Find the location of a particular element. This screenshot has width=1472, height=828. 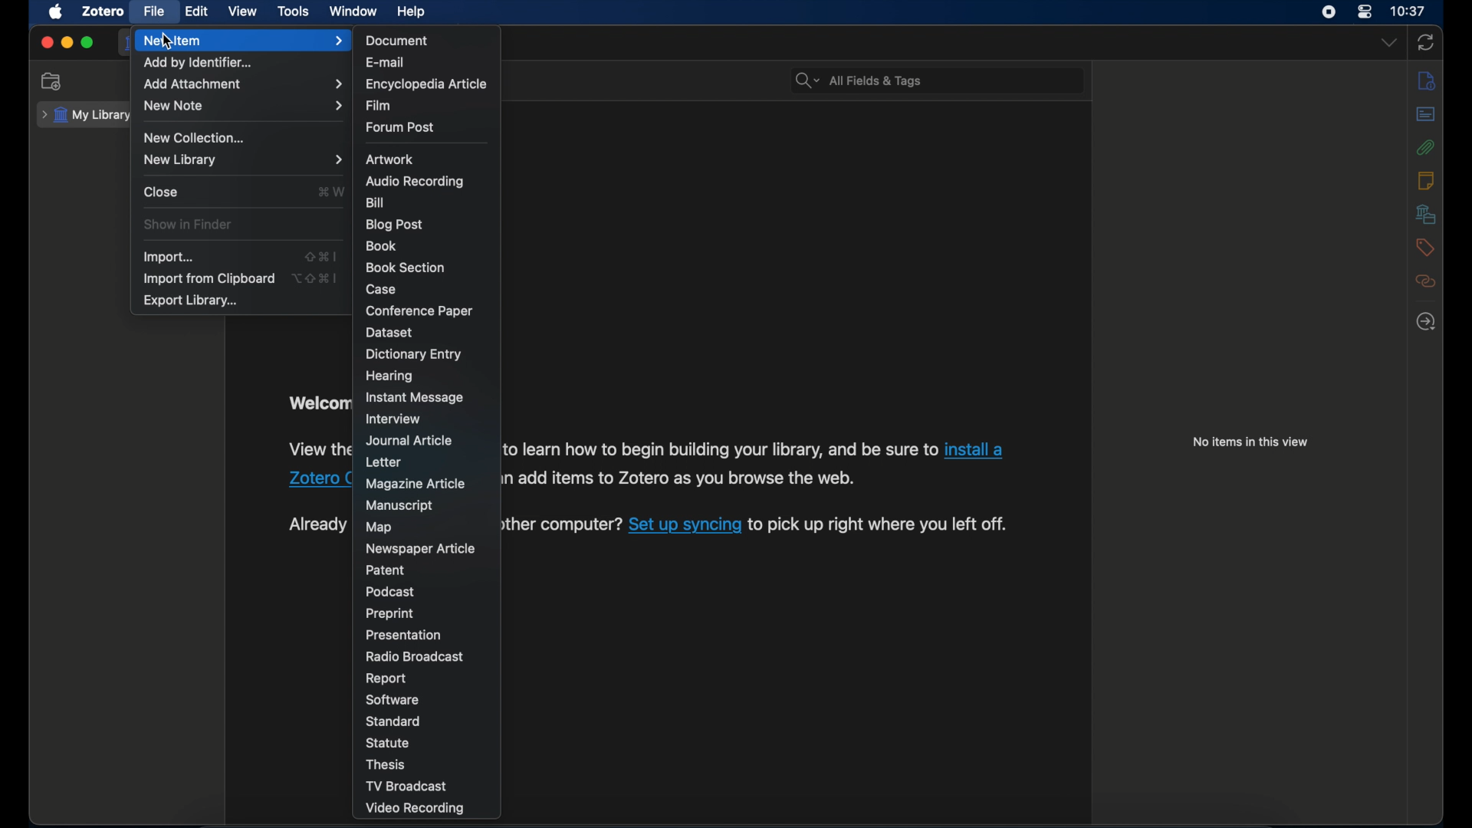

software information is located at coordinates (685, 478).